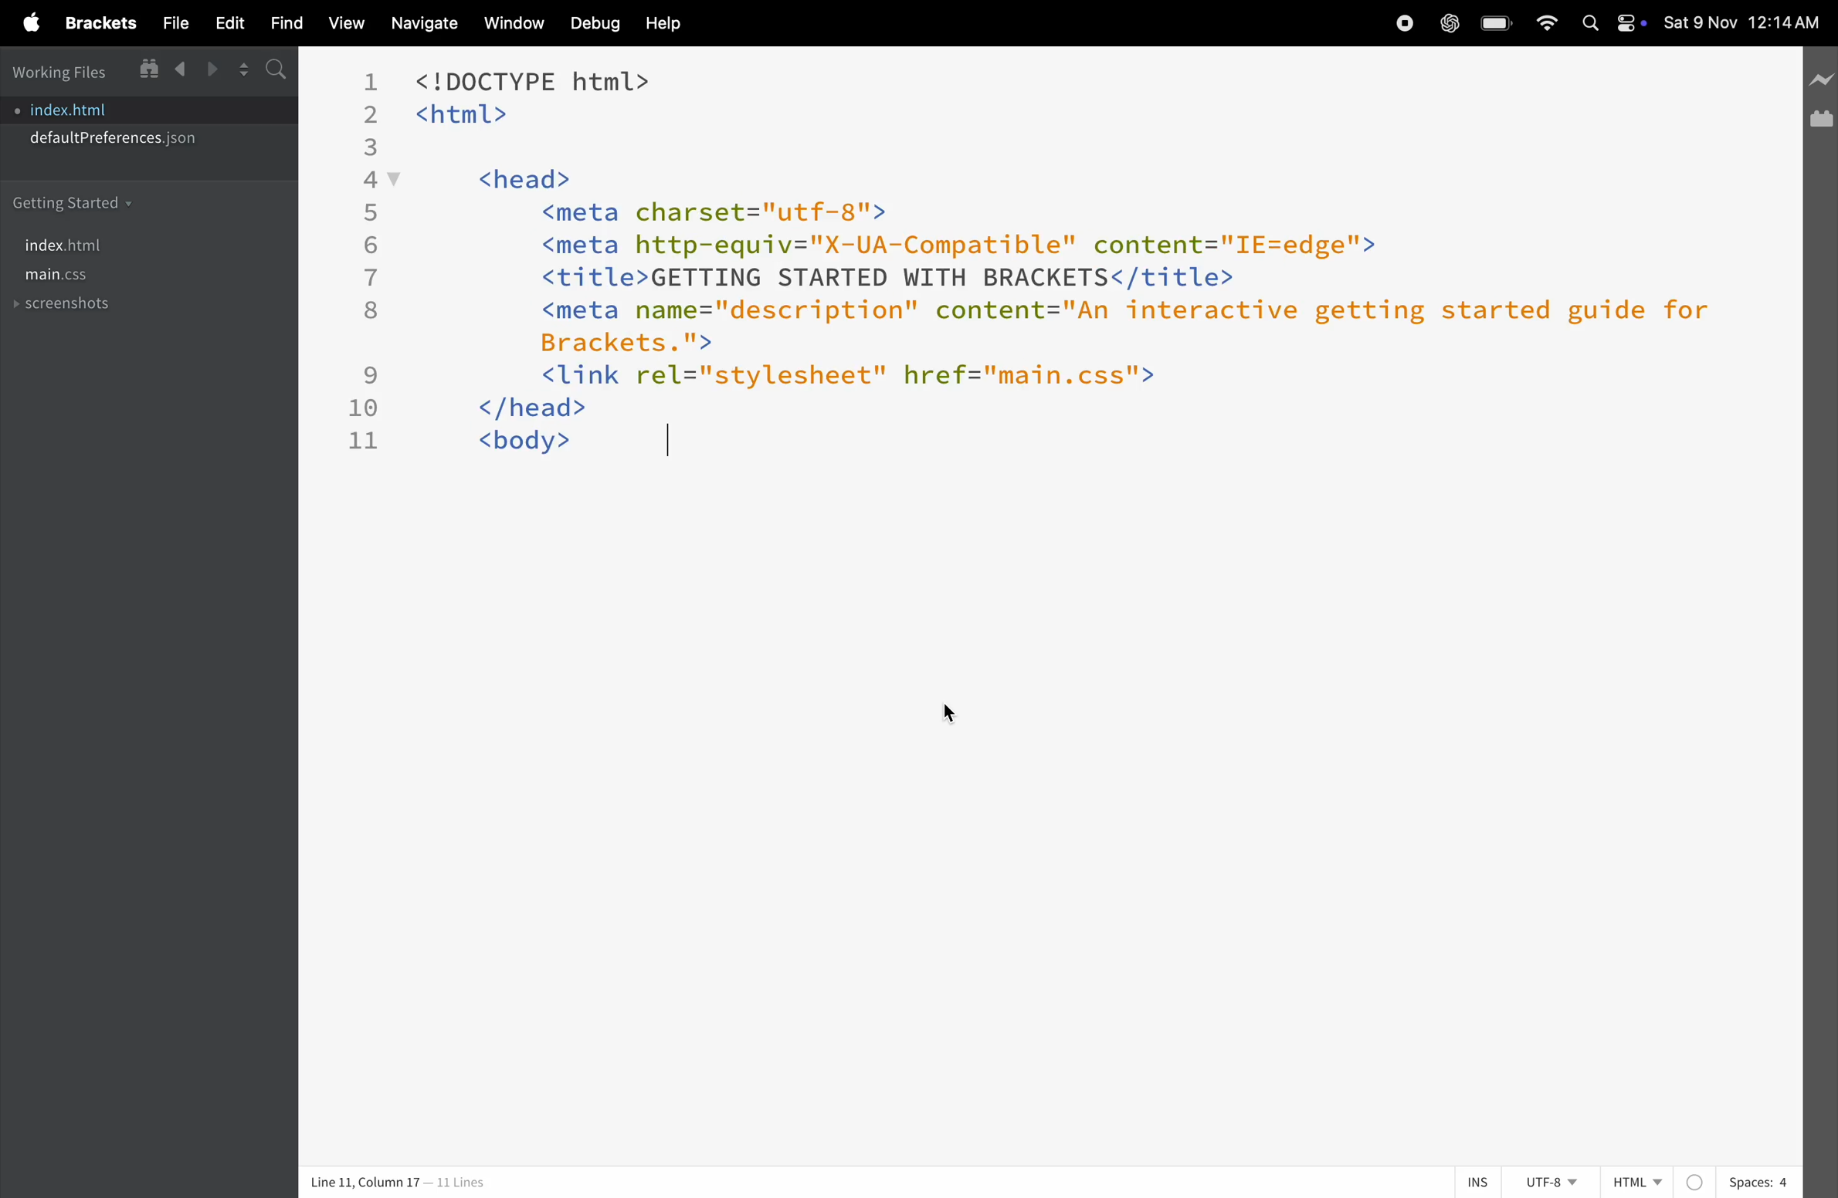 The width and height of the screenshot is (1838, 1198). I want to click on ins, so click(1477, 1183).